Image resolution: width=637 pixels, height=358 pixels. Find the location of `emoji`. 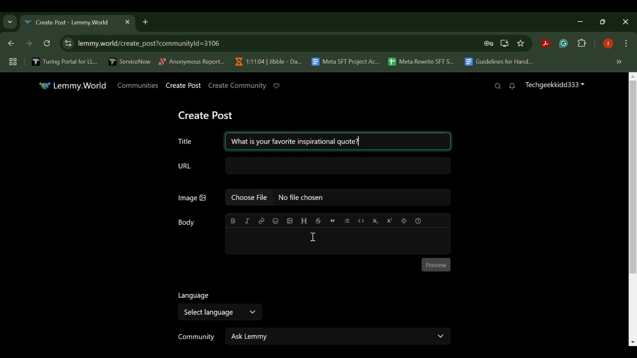

emoji is located at coordinates (275, 221).